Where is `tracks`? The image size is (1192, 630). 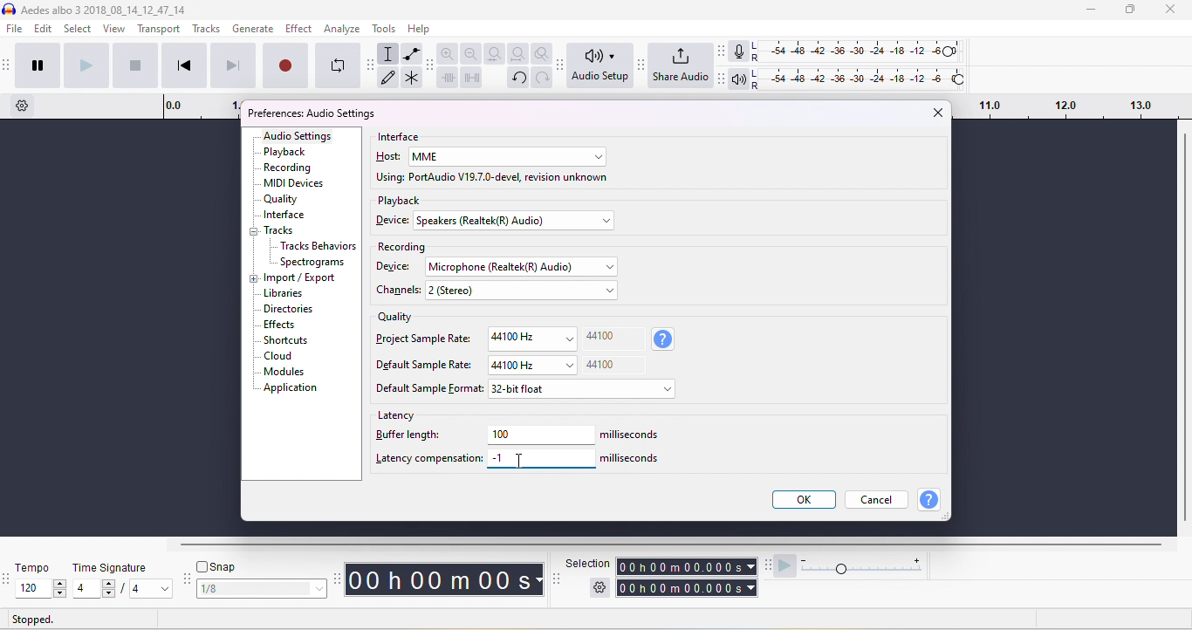
tracks is located at coordinates (206, 29).